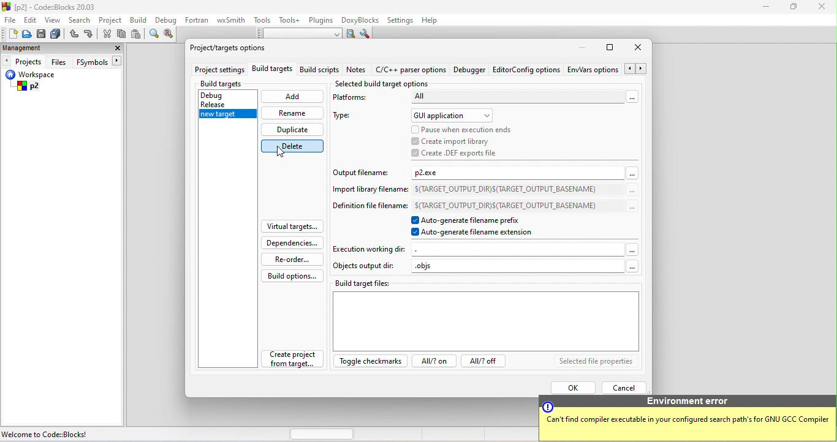 The width and height of the screenshot is (837, 442). I want to click on cursor movement, so click(282, 152).